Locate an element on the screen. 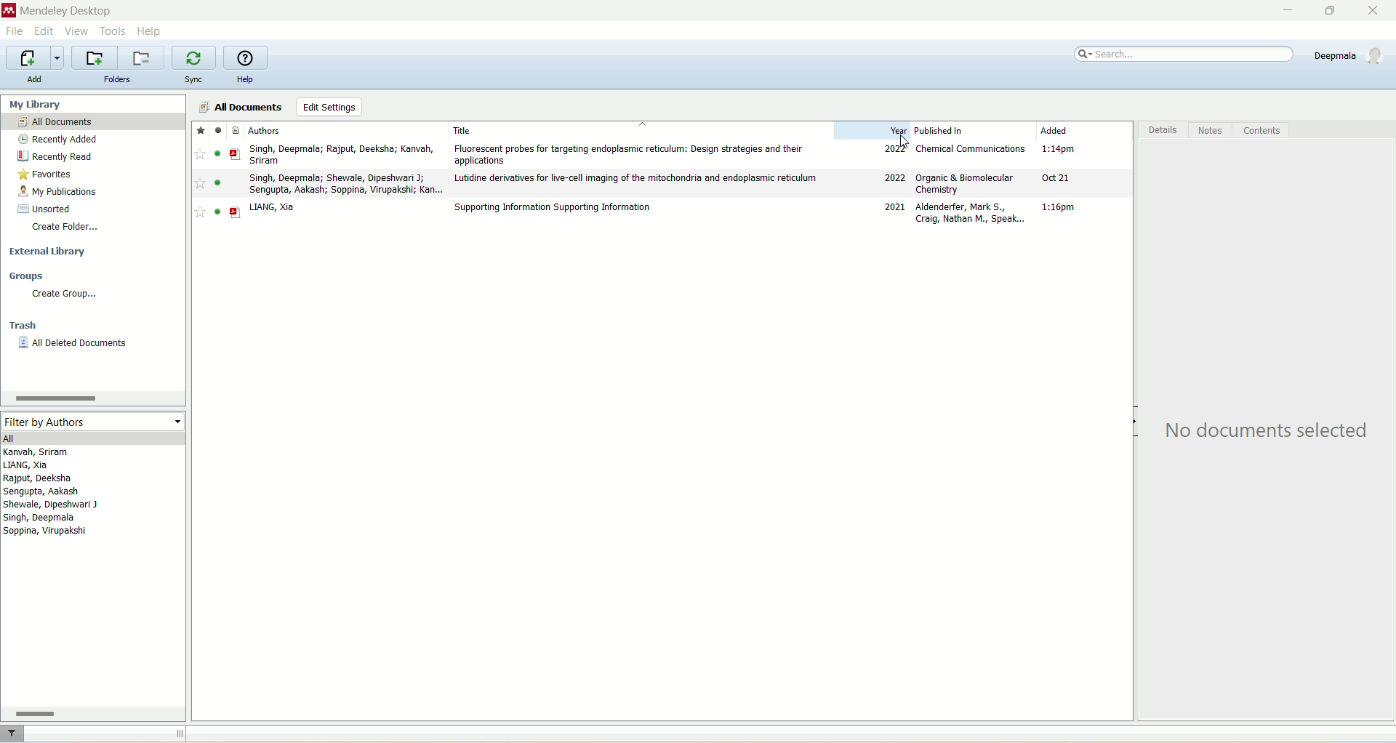 The image size is (1396, 743). mendeley desktop is located at coordinates (67, 12).